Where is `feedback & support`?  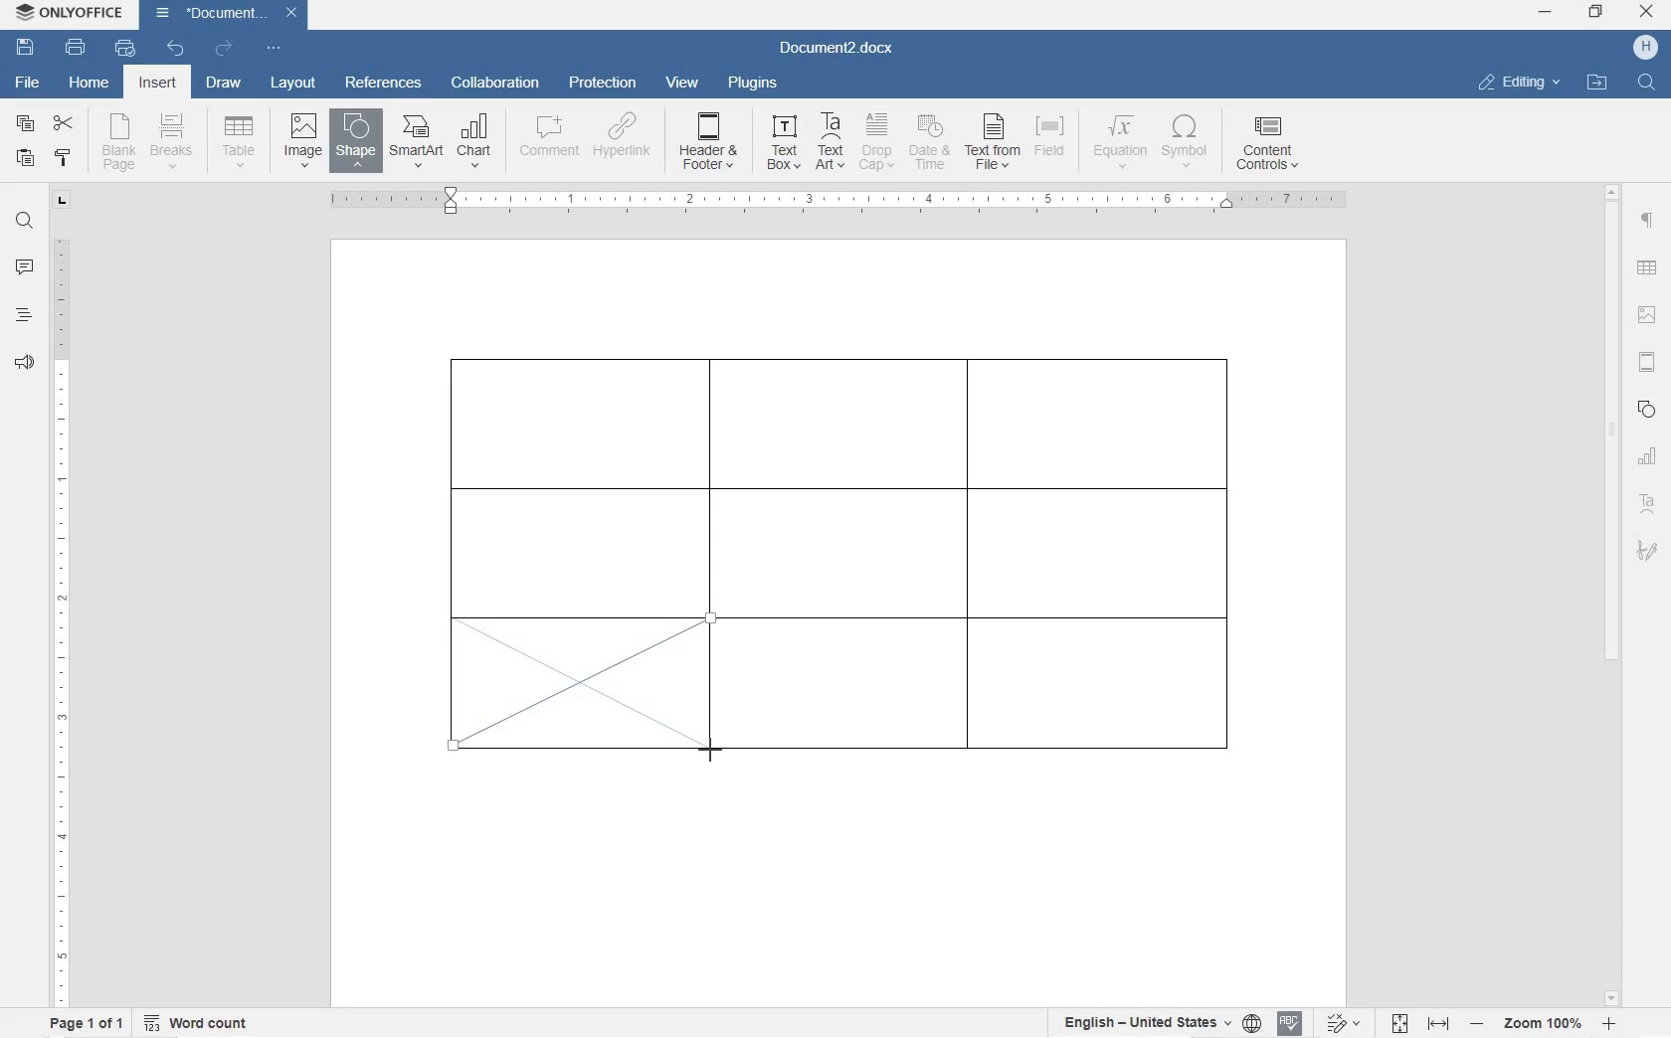
feedback & support is located at coordinates (24, 365).